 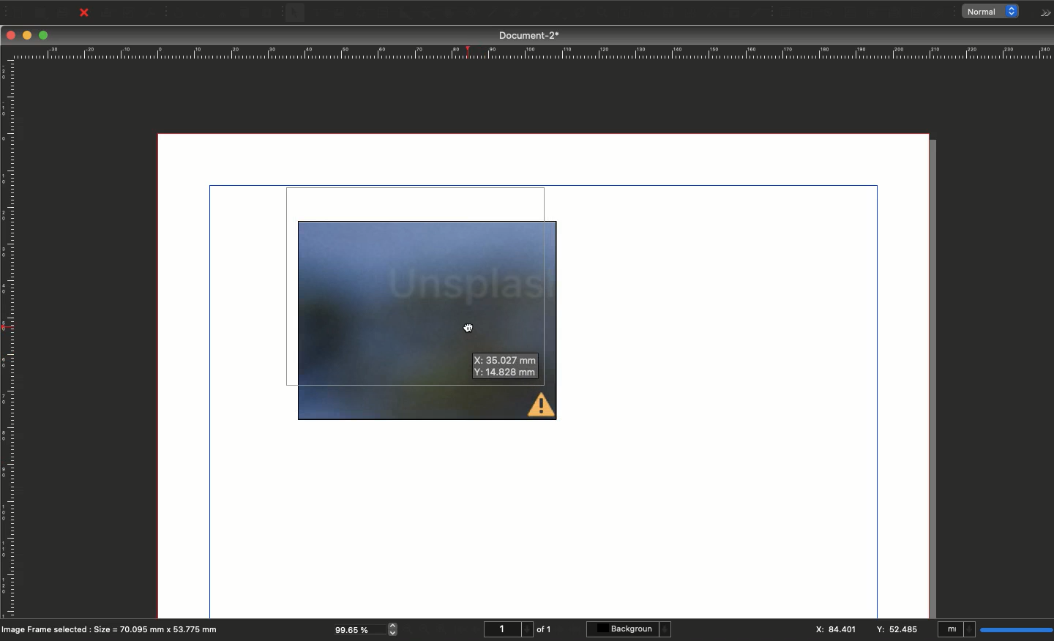 I want to click on Select item, so click(x=296, y=14).